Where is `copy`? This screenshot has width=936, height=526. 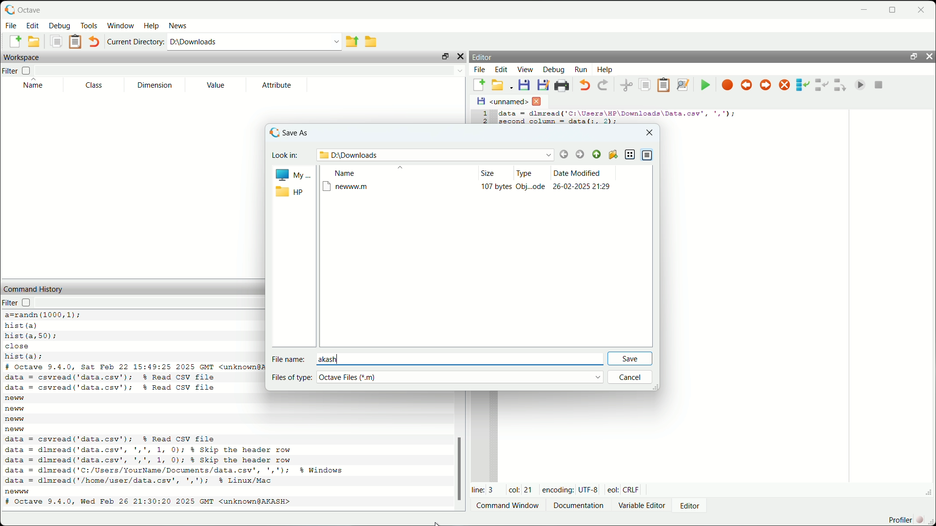 copy is located at coordinates (57, 43).